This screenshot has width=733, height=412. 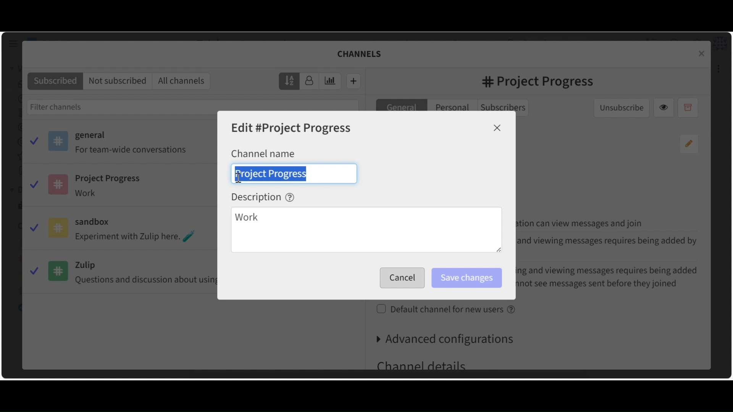 I want to click on Description Field, so click(x=366, y=231).